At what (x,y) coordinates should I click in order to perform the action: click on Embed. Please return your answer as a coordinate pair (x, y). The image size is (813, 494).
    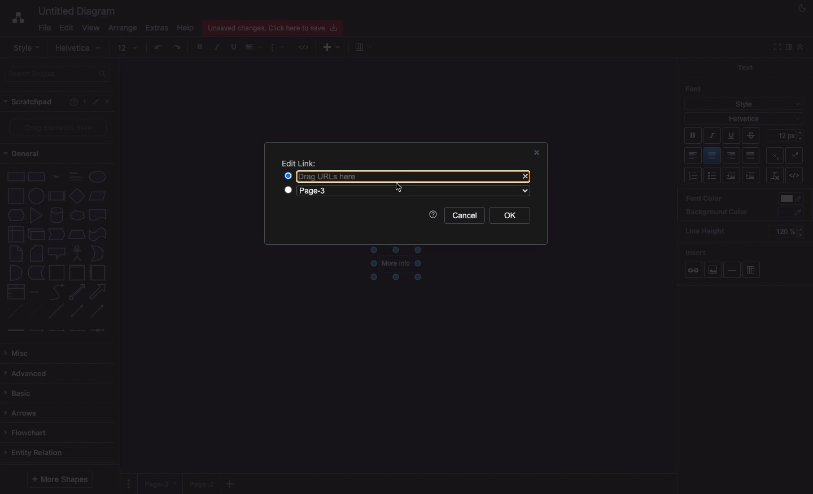
    Looking at the image, I should click on (797, 176).